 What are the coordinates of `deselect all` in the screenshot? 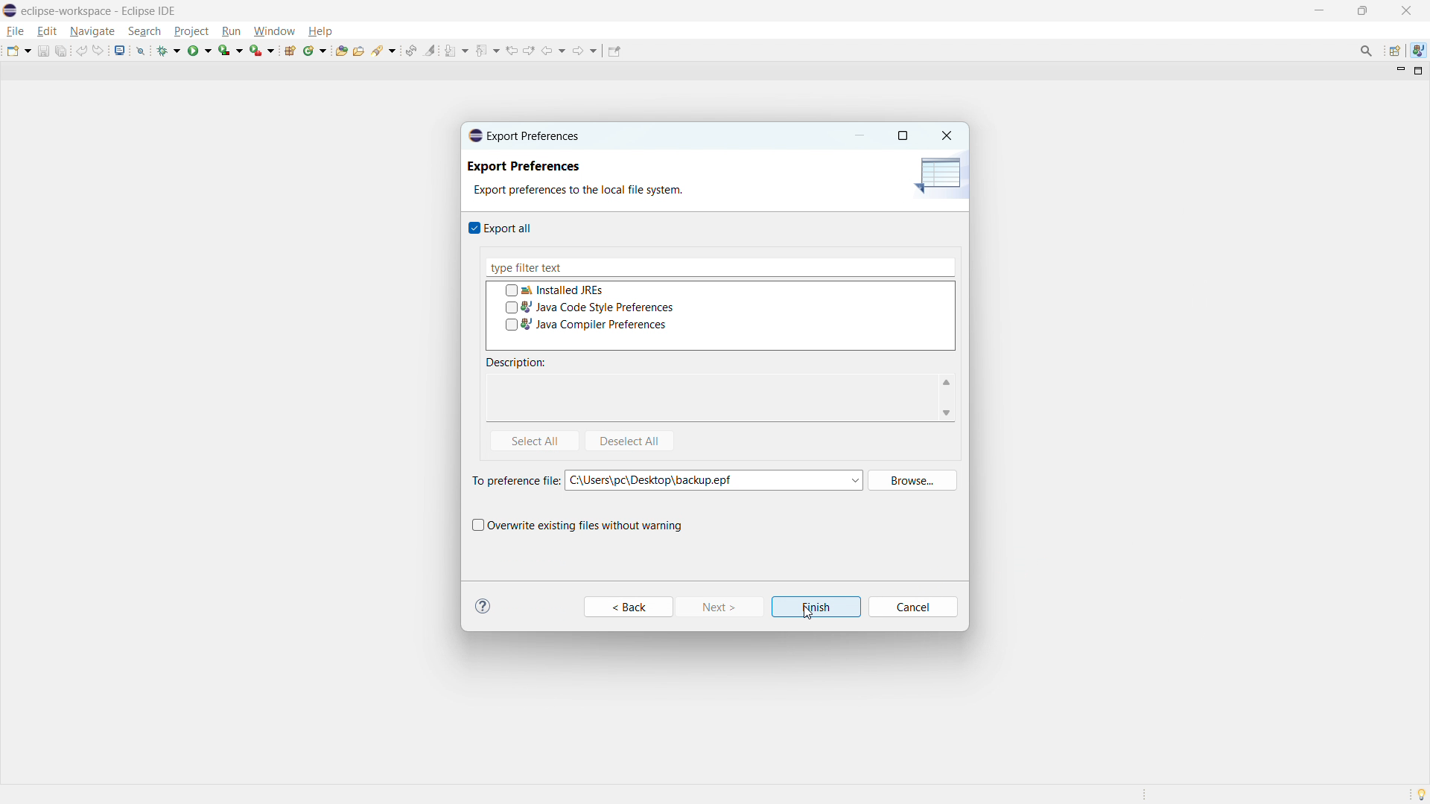 It's located at (628, 441).